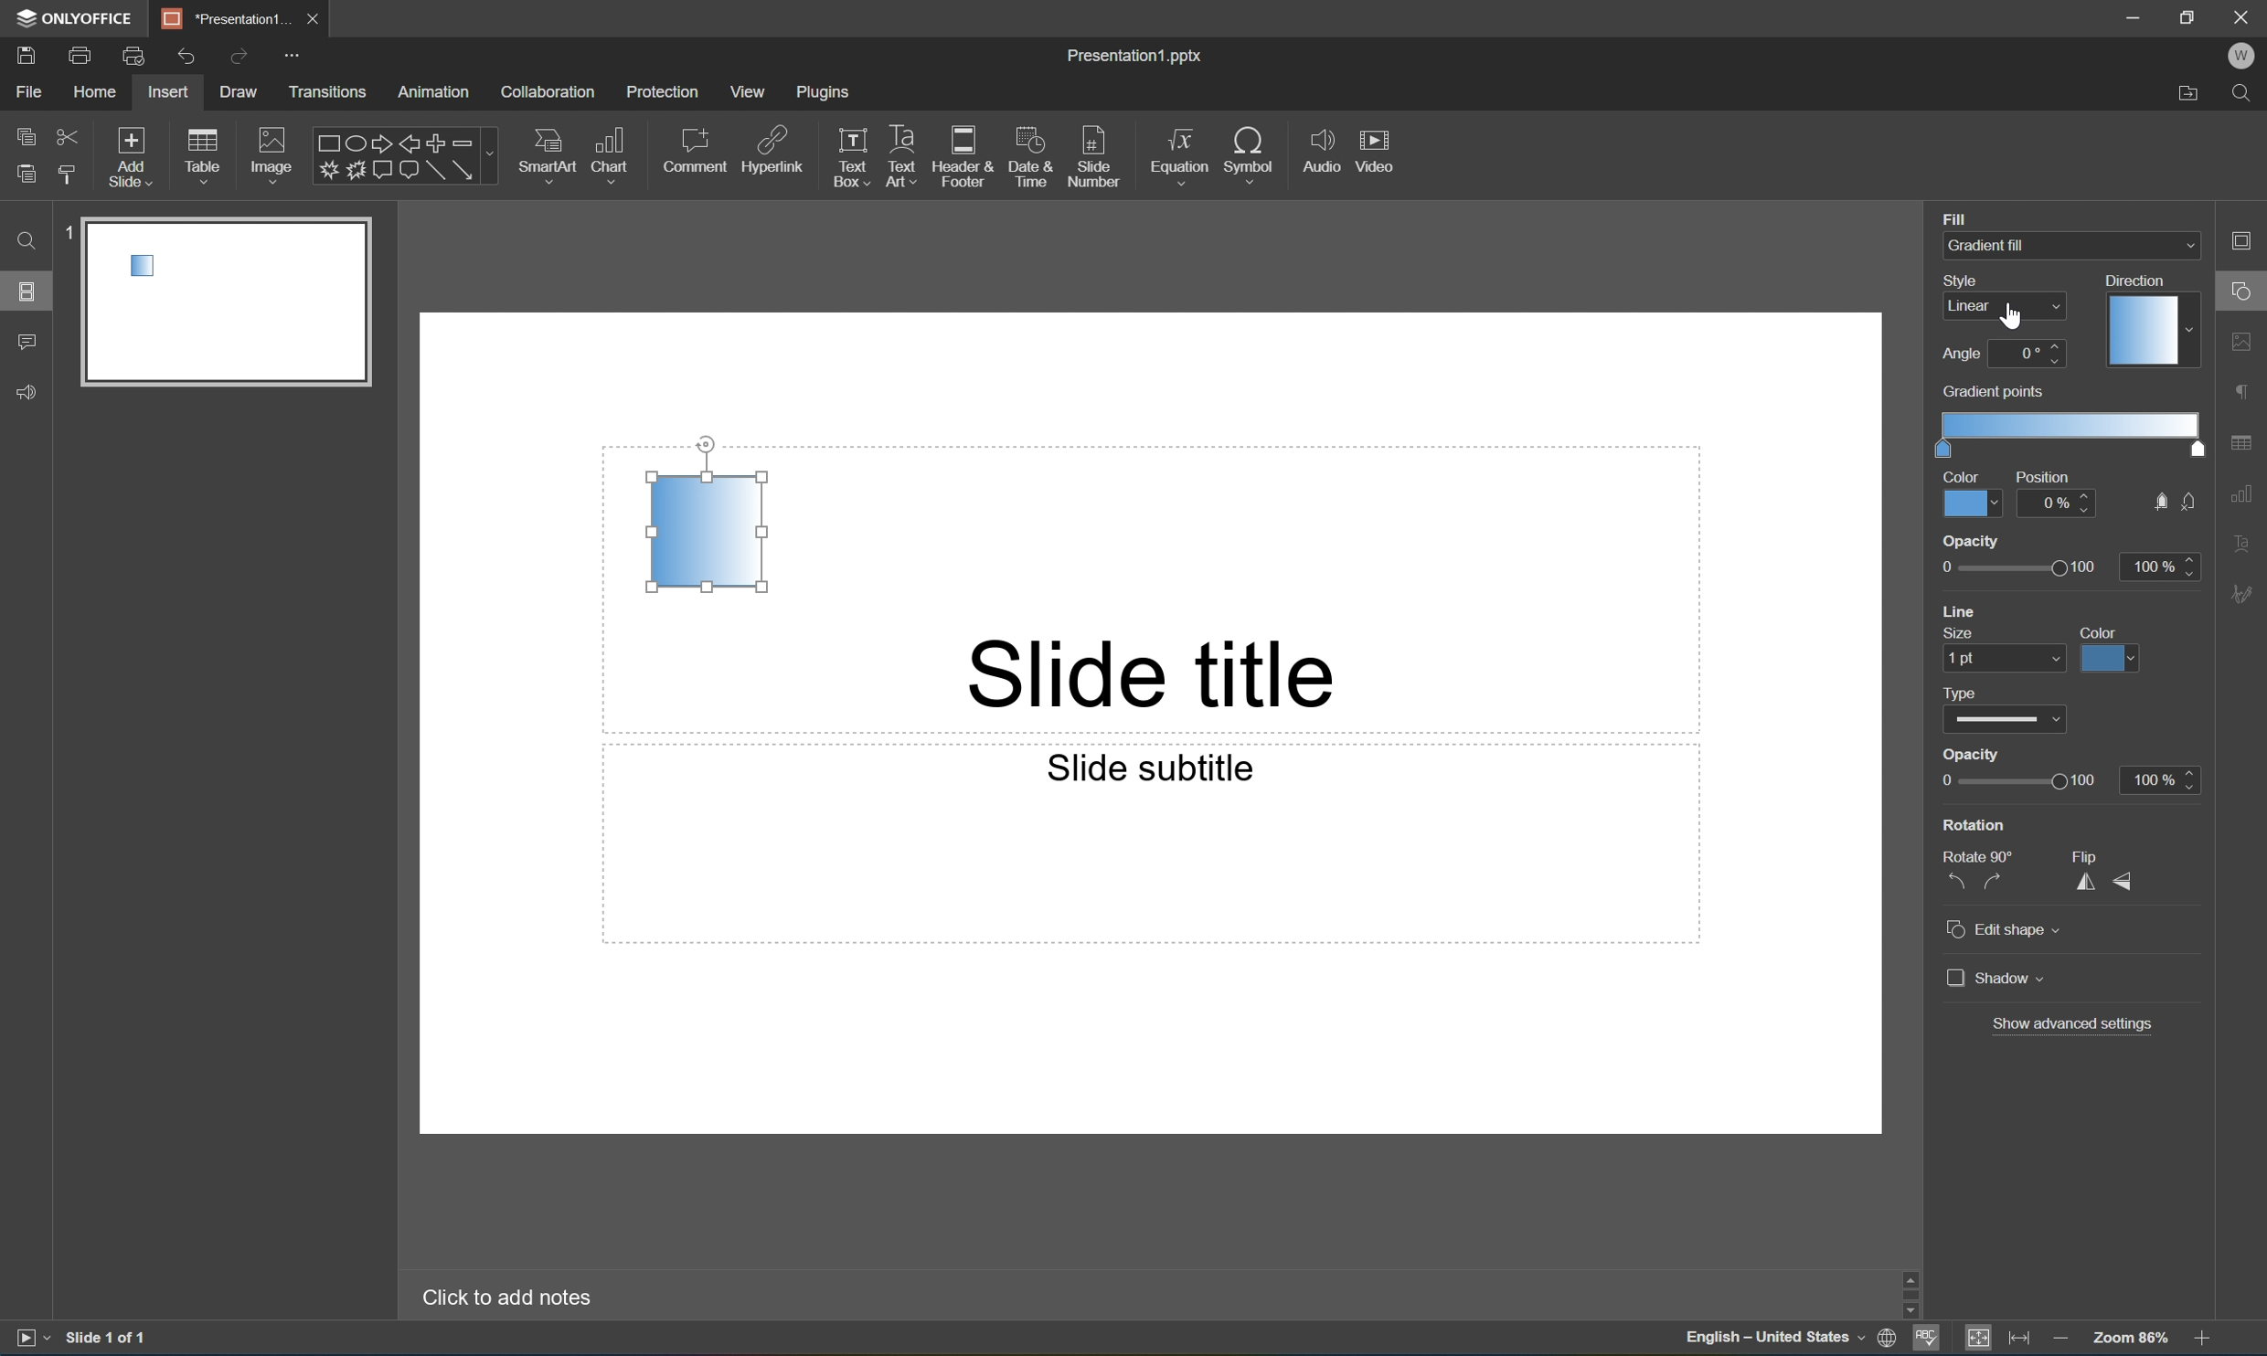 The image size is (2267, 1356). I want to click on Scroll Up, so click(2203, 1273).